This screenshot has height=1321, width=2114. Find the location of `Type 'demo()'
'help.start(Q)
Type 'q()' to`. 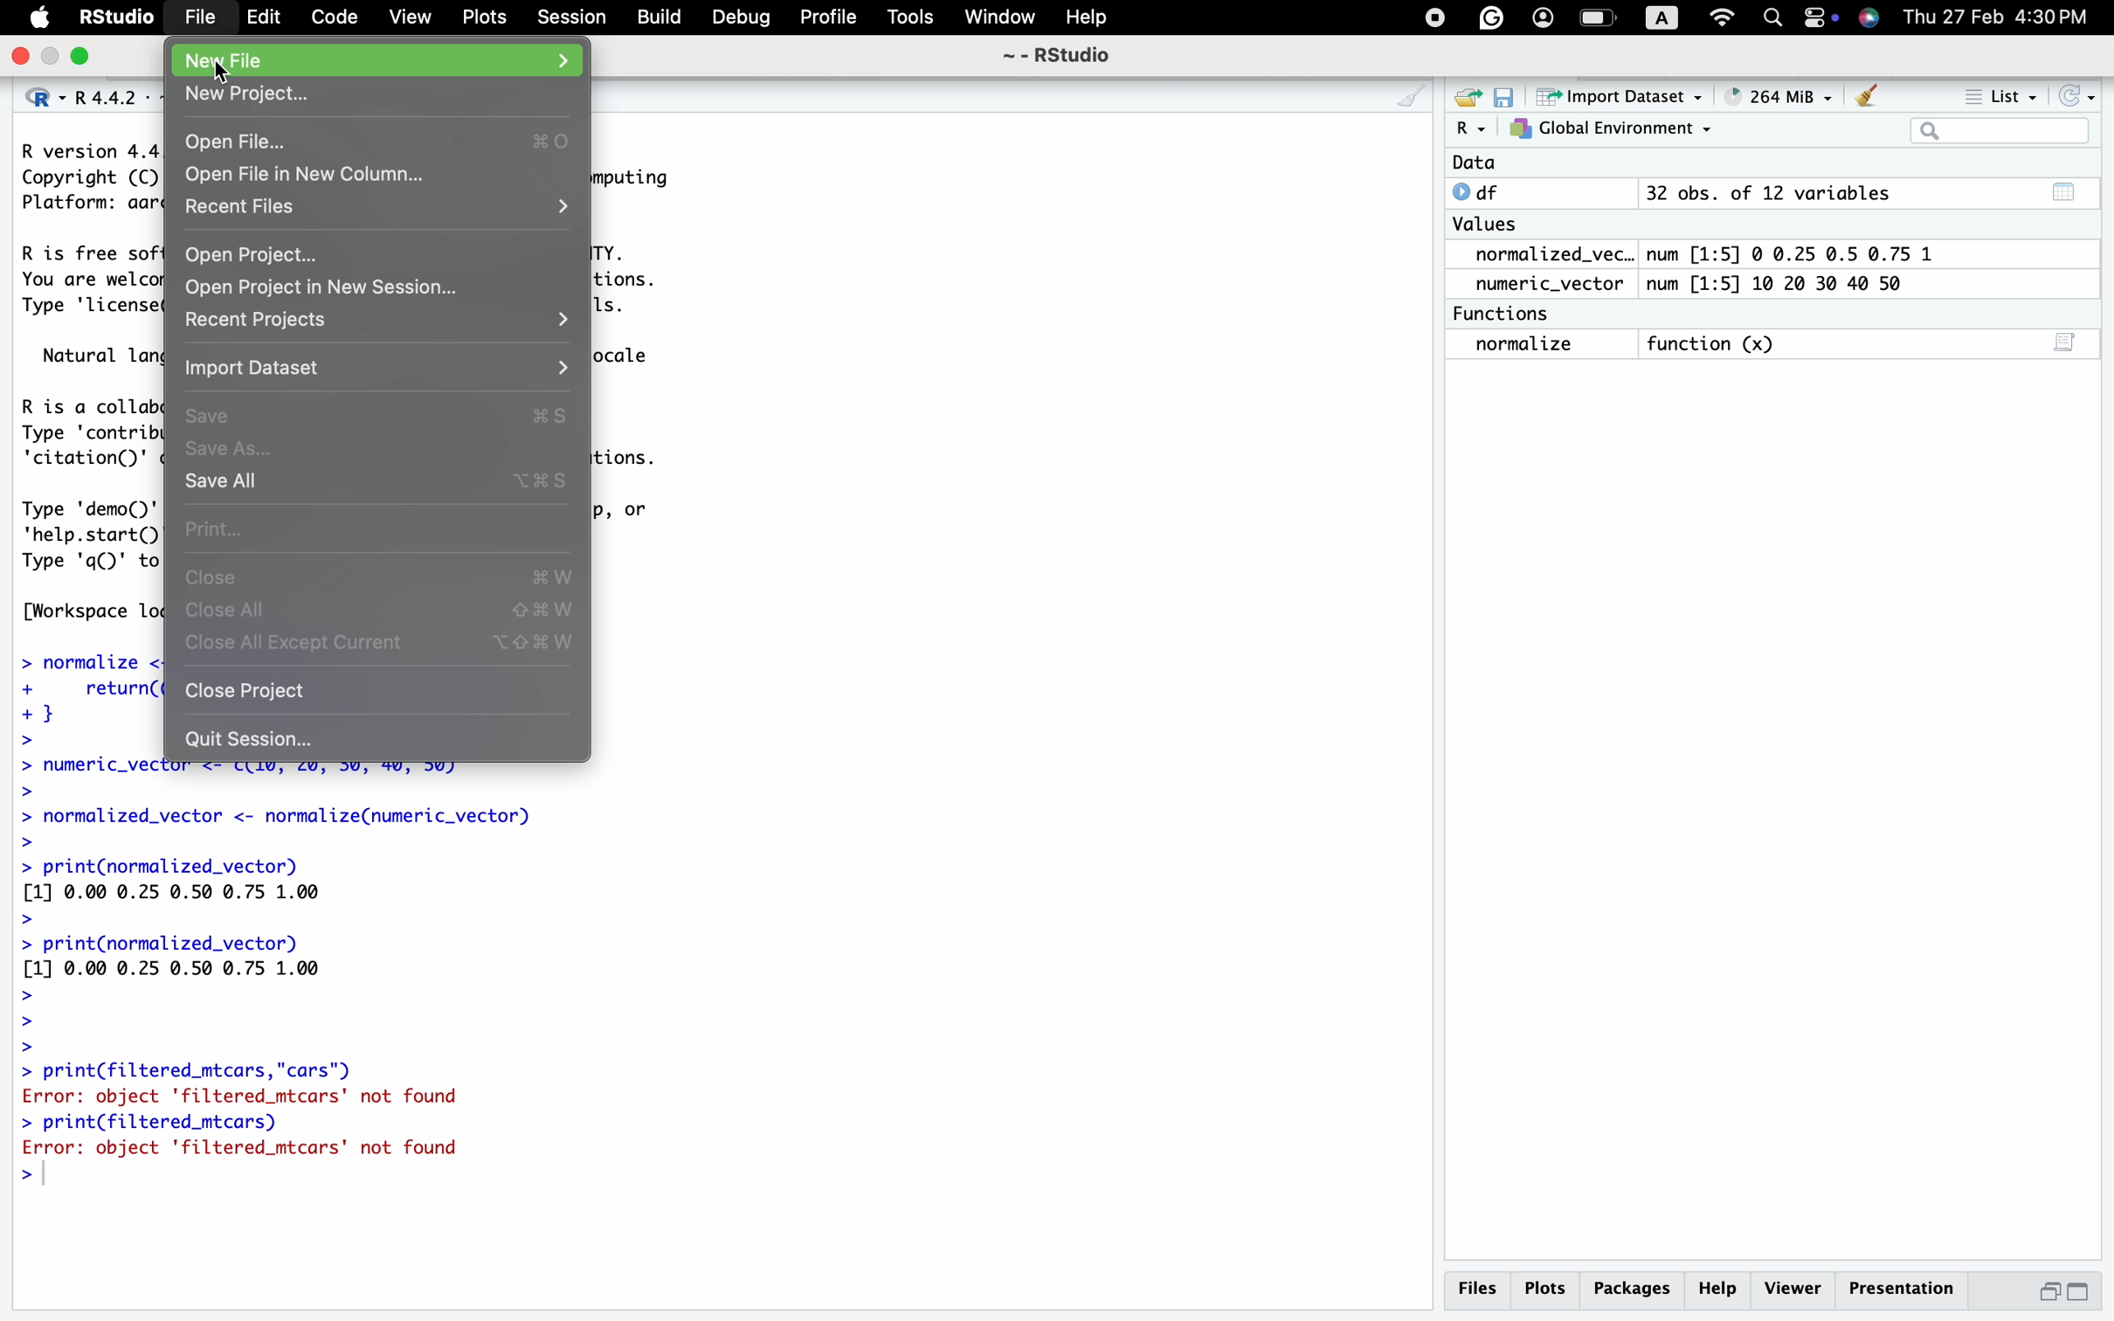

Type 'demo()'
'help.start(Q)
Type 'q()' to is located at coordinates (92, 536).